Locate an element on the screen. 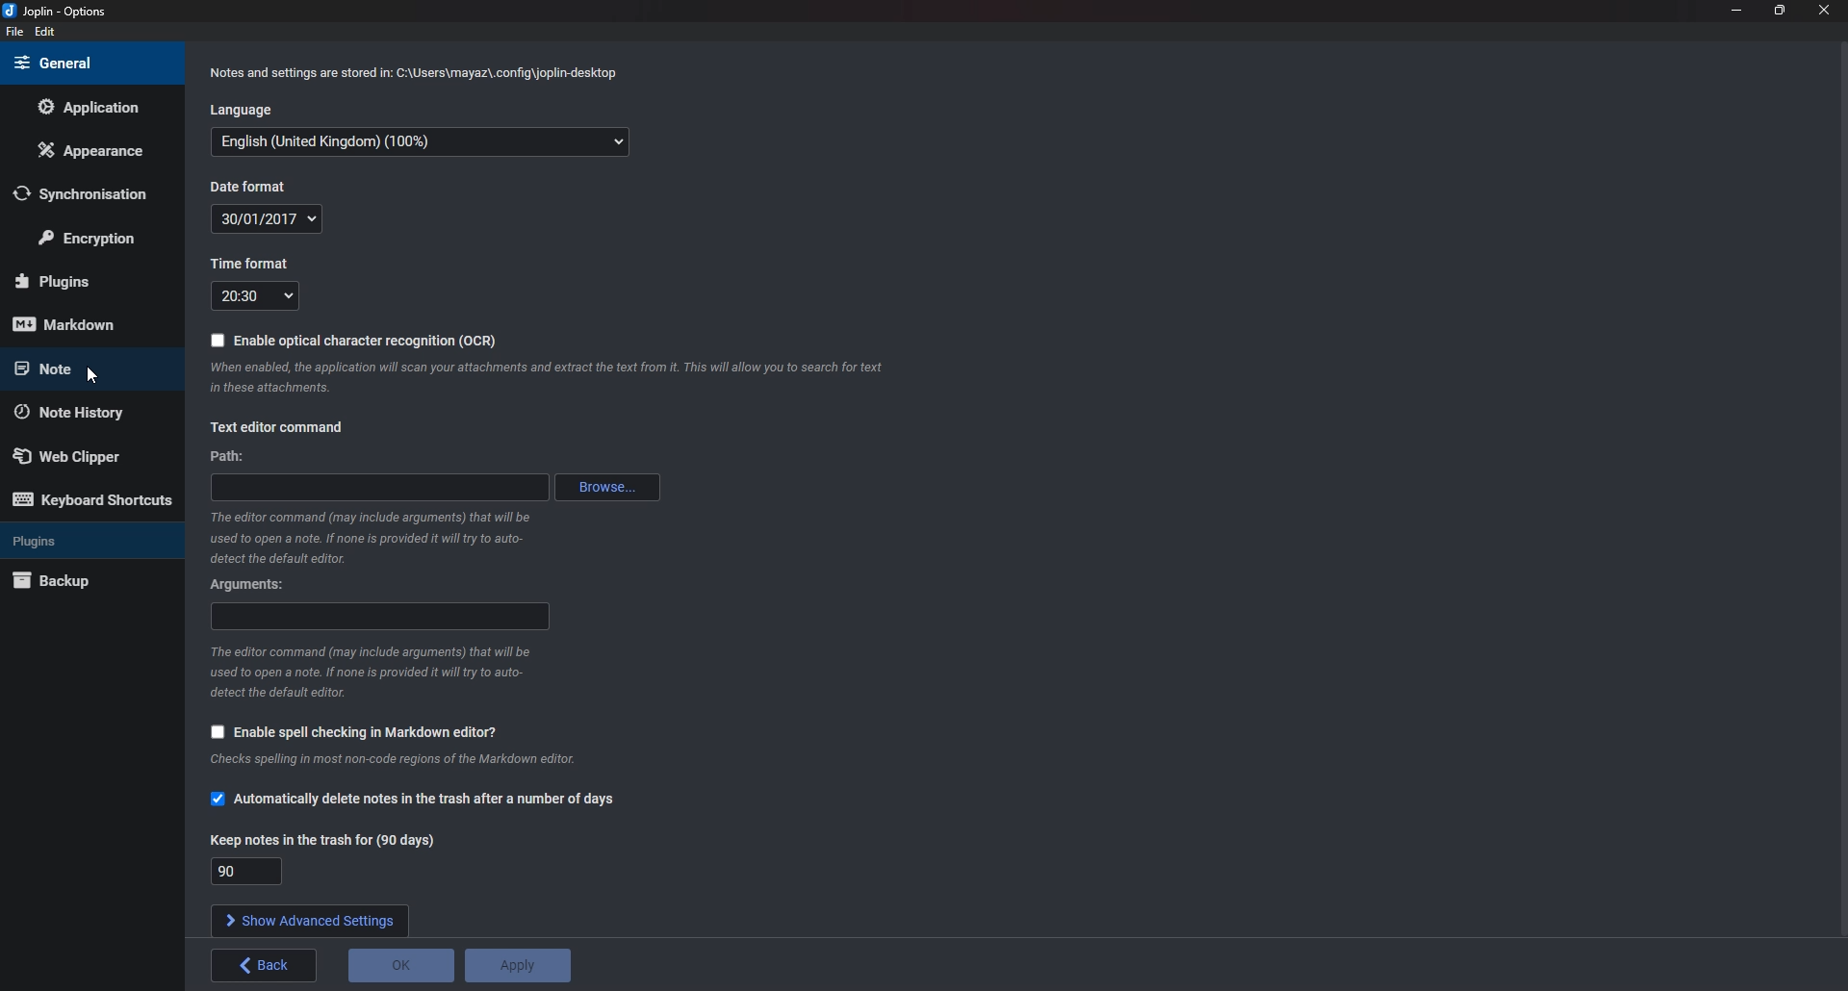 The height and width of the screenshot is (991, 1848). Keyboard shortcuts is located at coordinates (92, 500).